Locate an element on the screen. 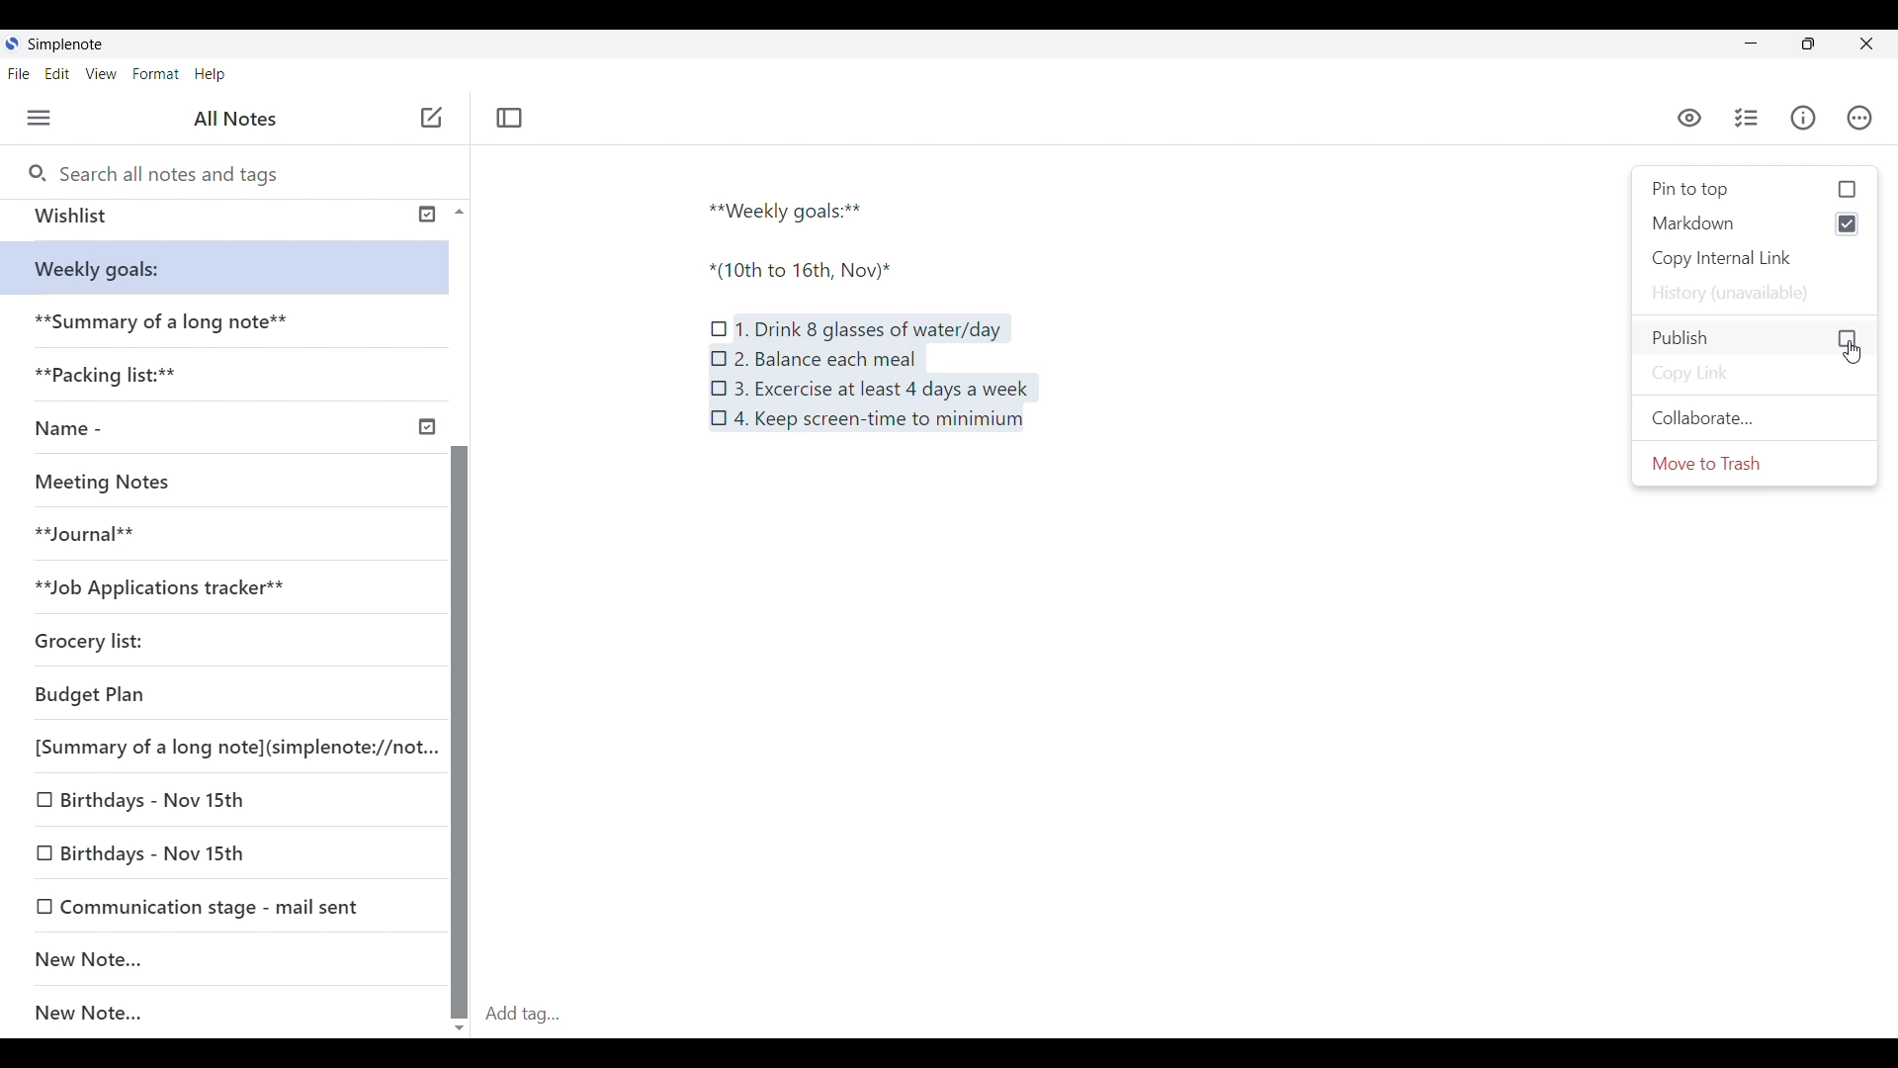 This screenshot has height=1068, width=1898. Edit is located at coordinates (63, 75).